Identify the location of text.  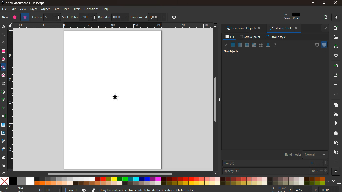
(67, 9).